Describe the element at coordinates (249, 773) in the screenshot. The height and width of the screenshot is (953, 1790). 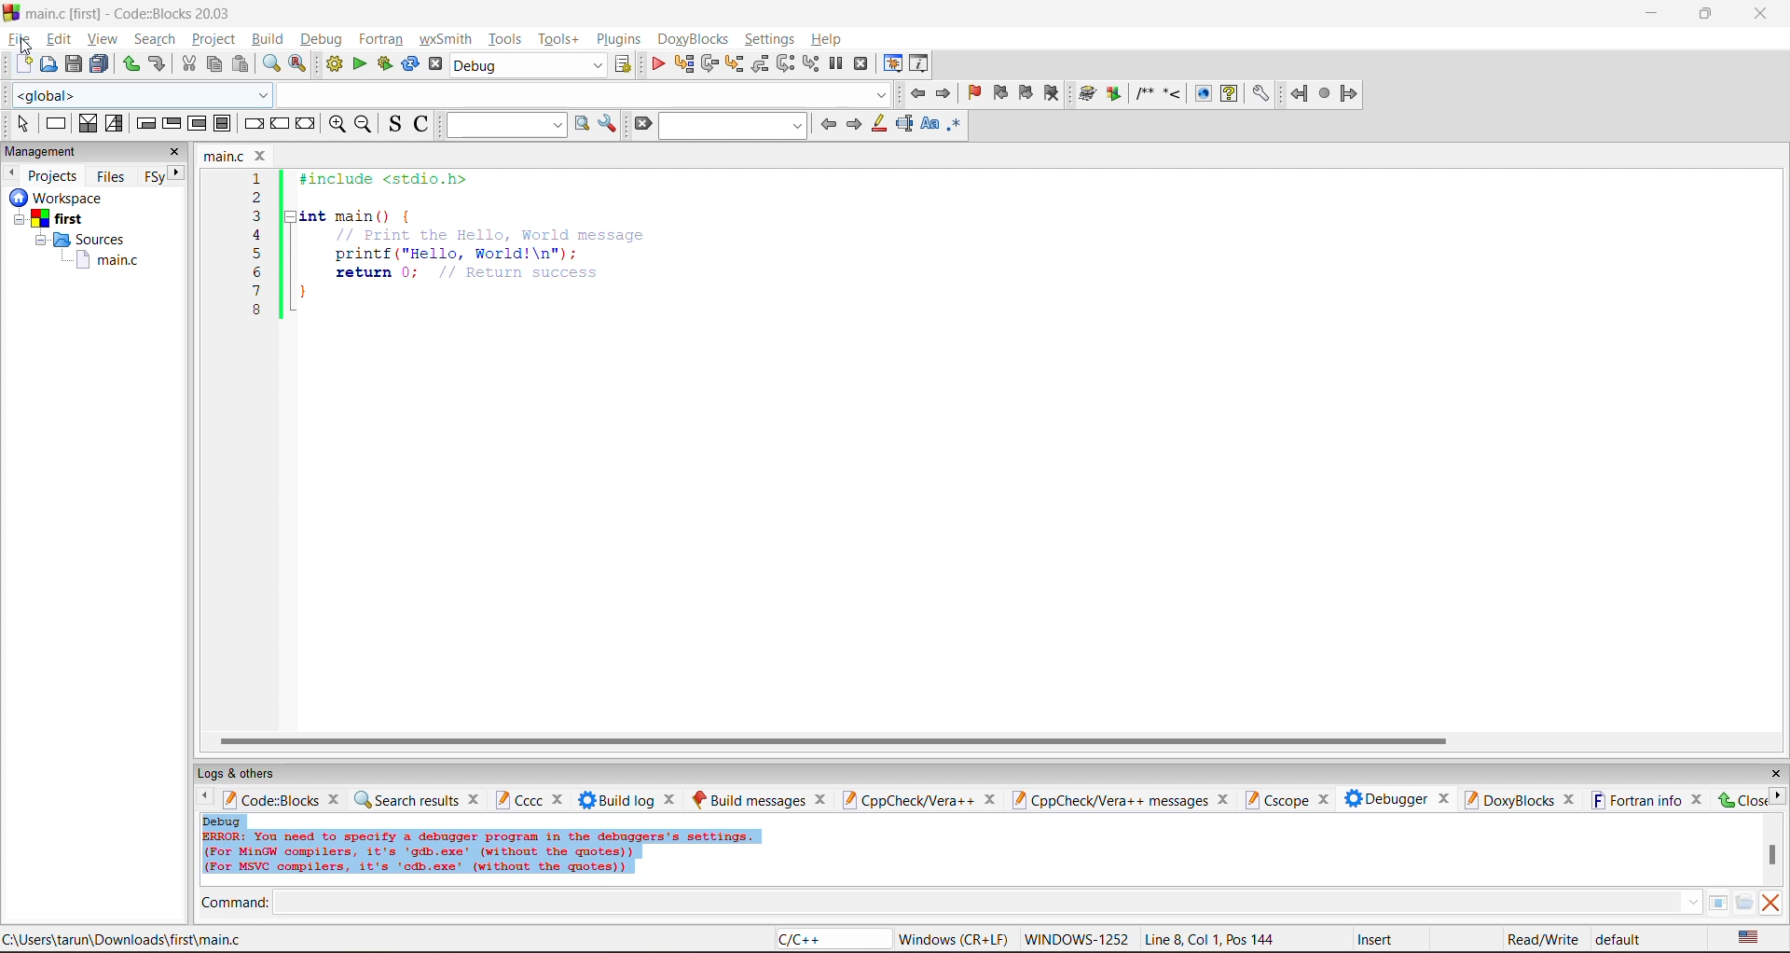
I see `logs and others` at that location.